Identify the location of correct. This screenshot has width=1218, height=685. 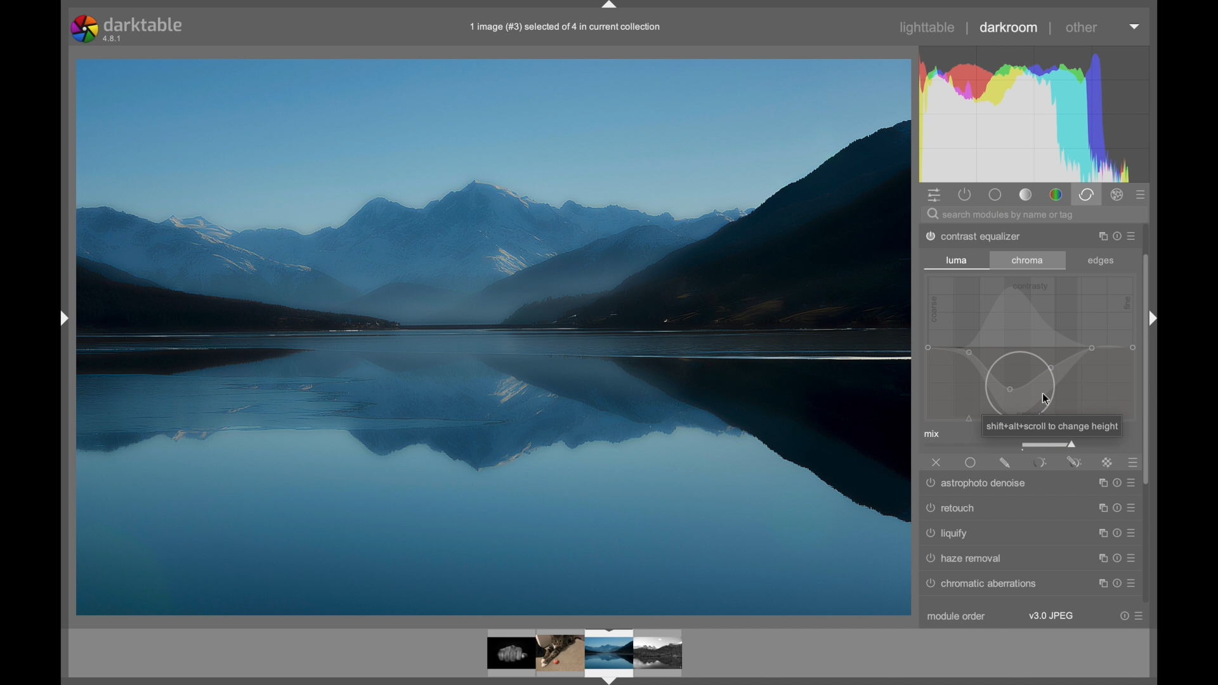
(1086, 194).